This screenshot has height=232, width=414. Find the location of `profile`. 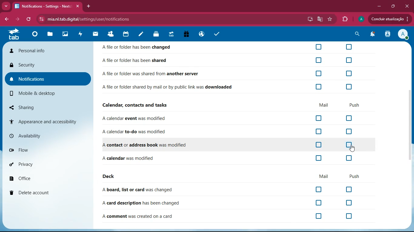

profile is located at coordinates (361, 19).